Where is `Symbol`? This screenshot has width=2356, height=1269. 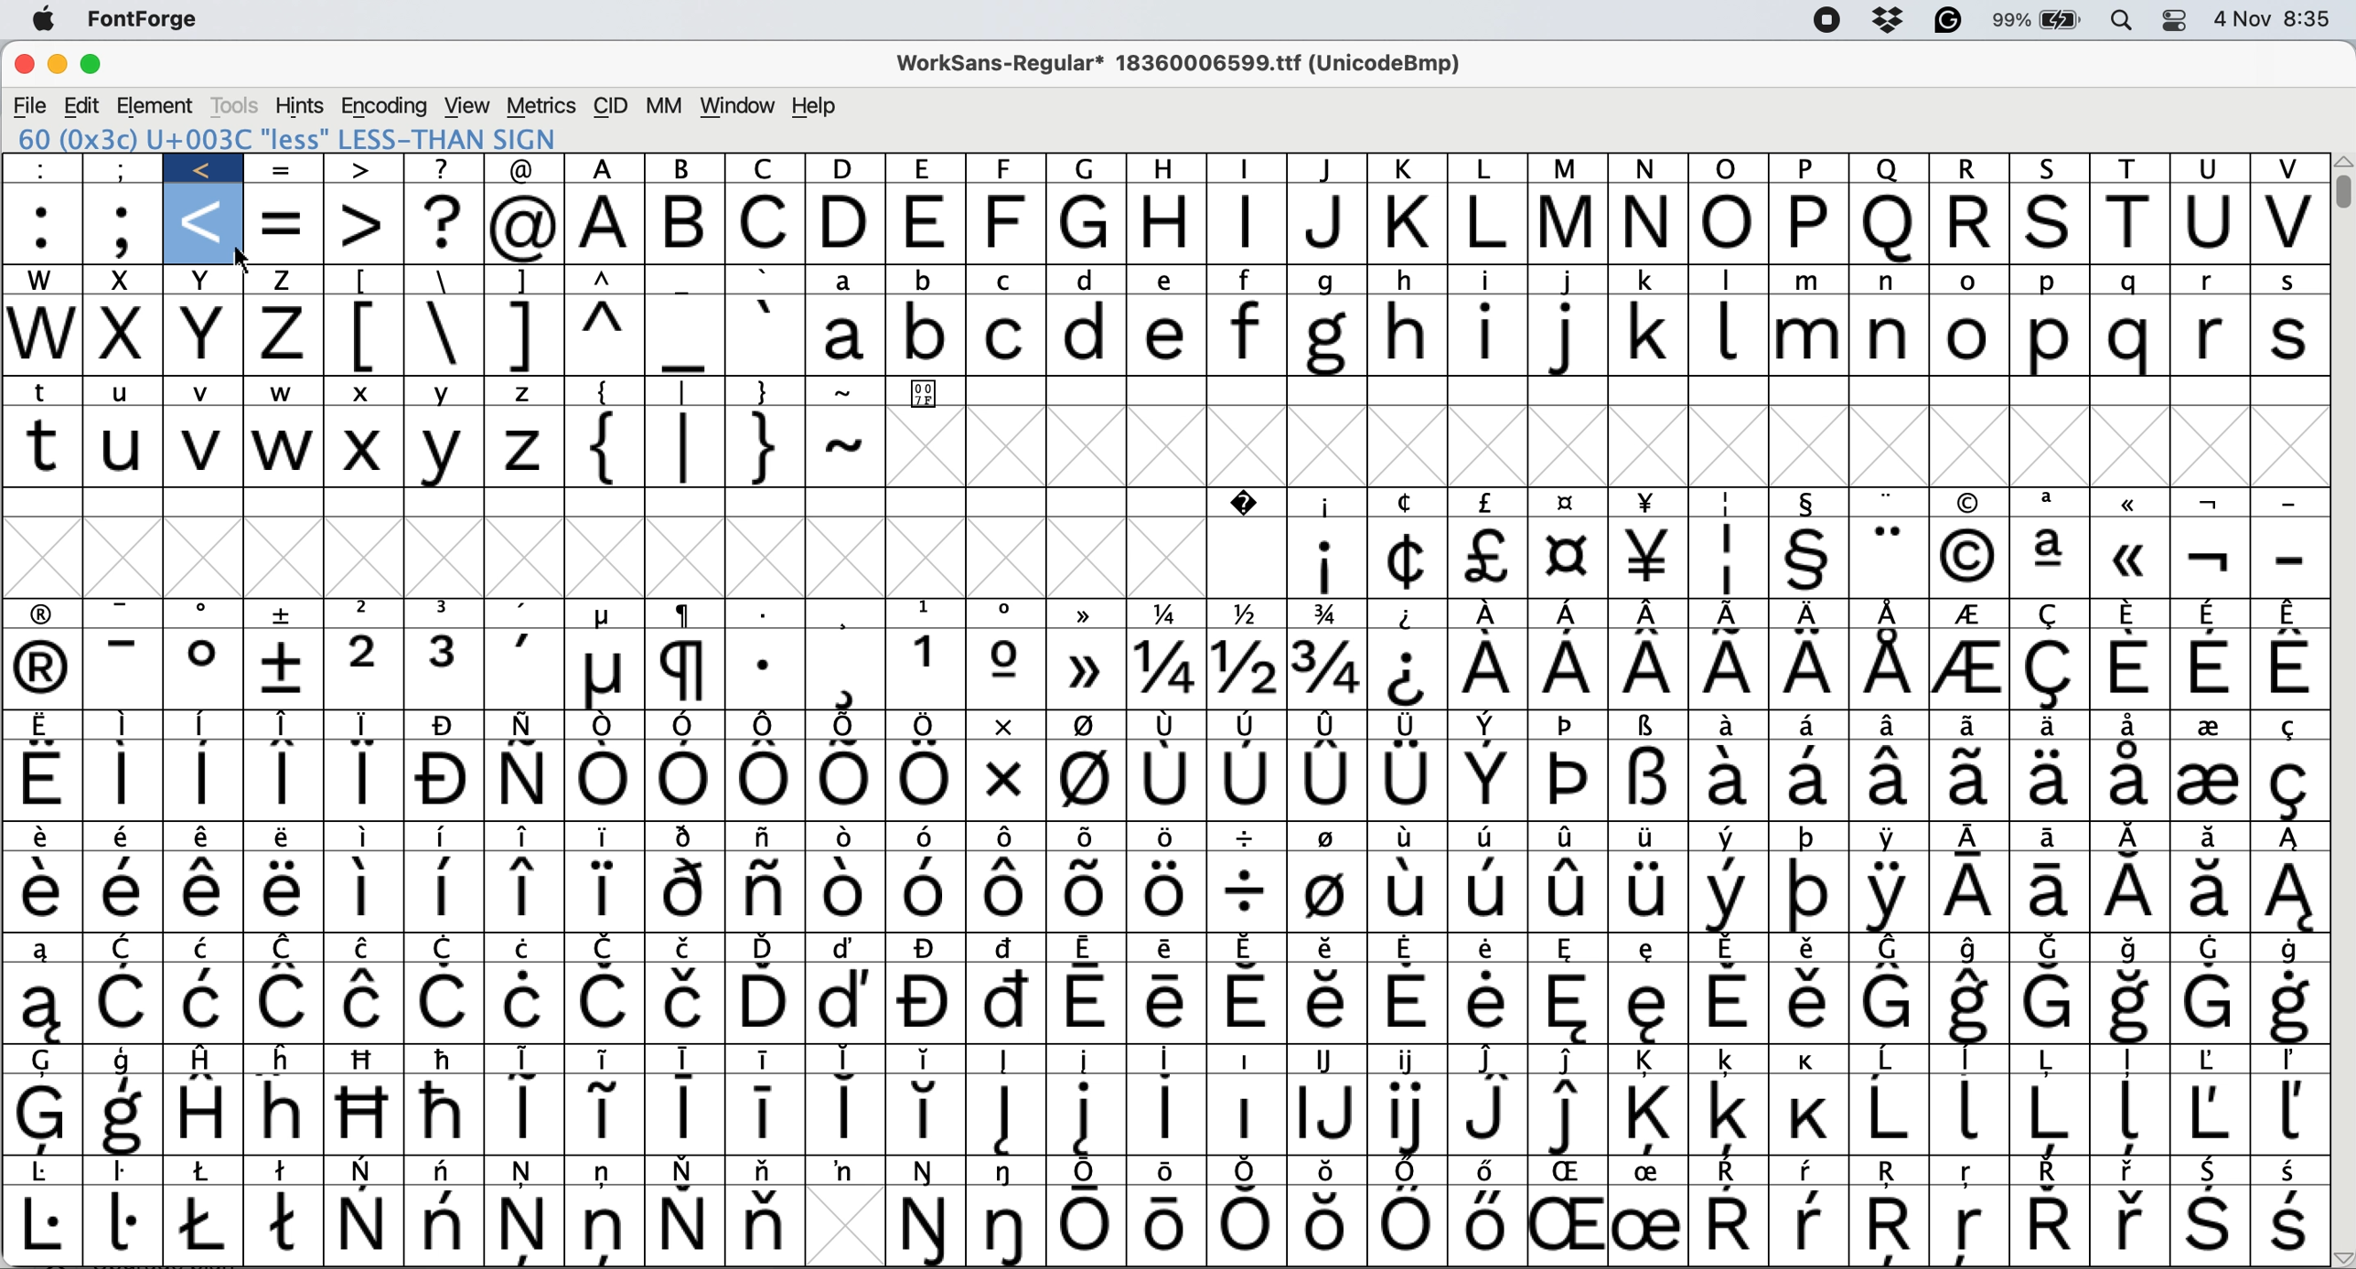
Symbol is located at coordinates (2288, 670).